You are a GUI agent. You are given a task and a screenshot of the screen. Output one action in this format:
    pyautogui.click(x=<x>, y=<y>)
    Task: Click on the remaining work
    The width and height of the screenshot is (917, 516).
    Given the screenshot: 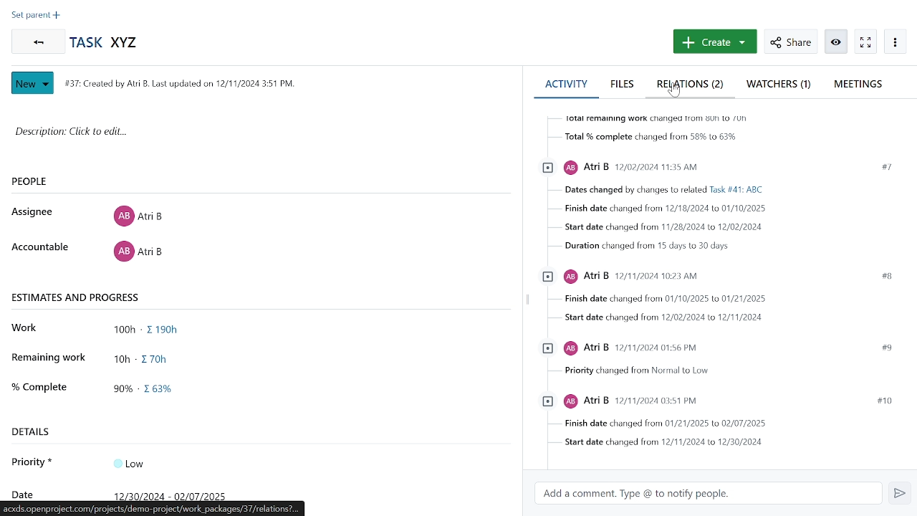 What is the action you would take?
    pyautogui.click(x=49, y=357)
    